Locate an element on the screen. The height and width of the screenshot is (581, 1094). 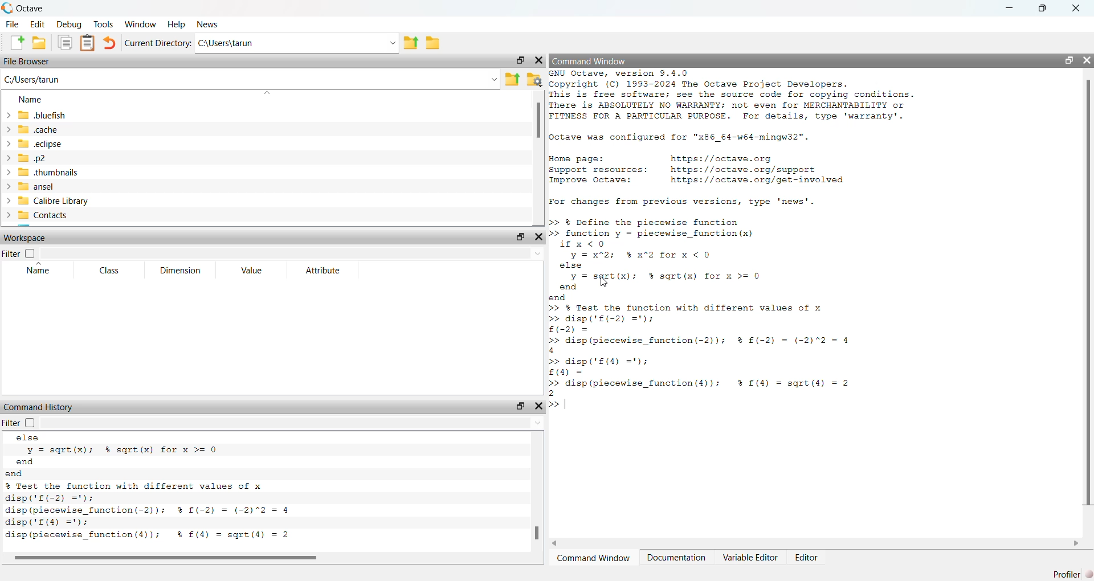
Minimize is located at coordinates (1006, 8).